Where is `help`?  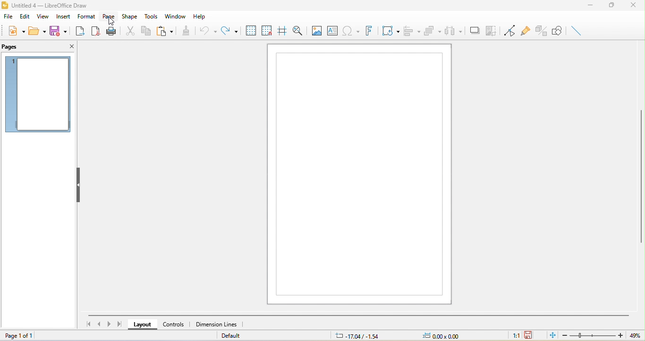
help is located at coordinates (201, 17).